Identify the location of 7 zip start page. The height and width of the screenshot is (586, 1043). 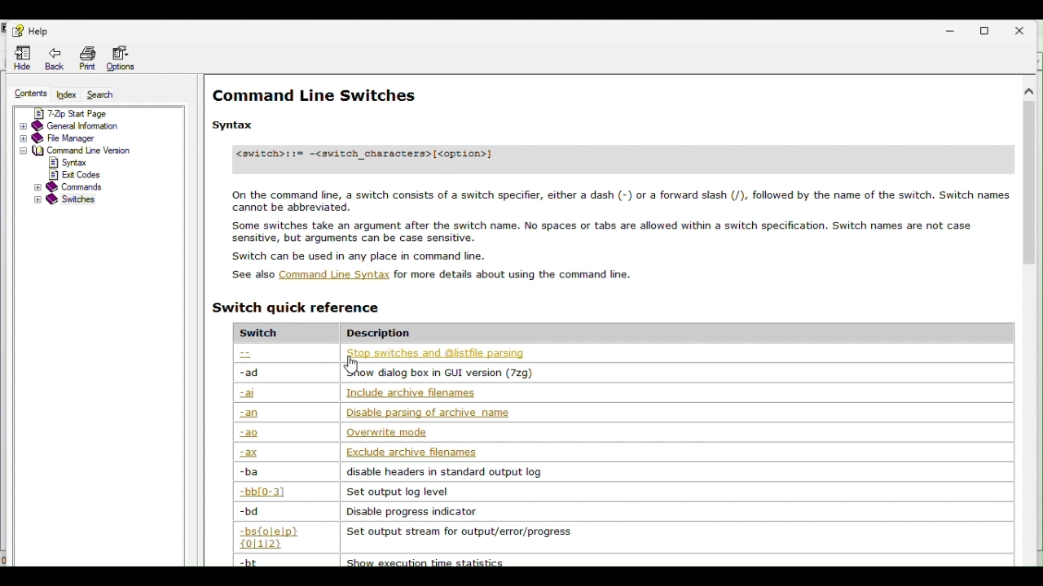
(99, 113).